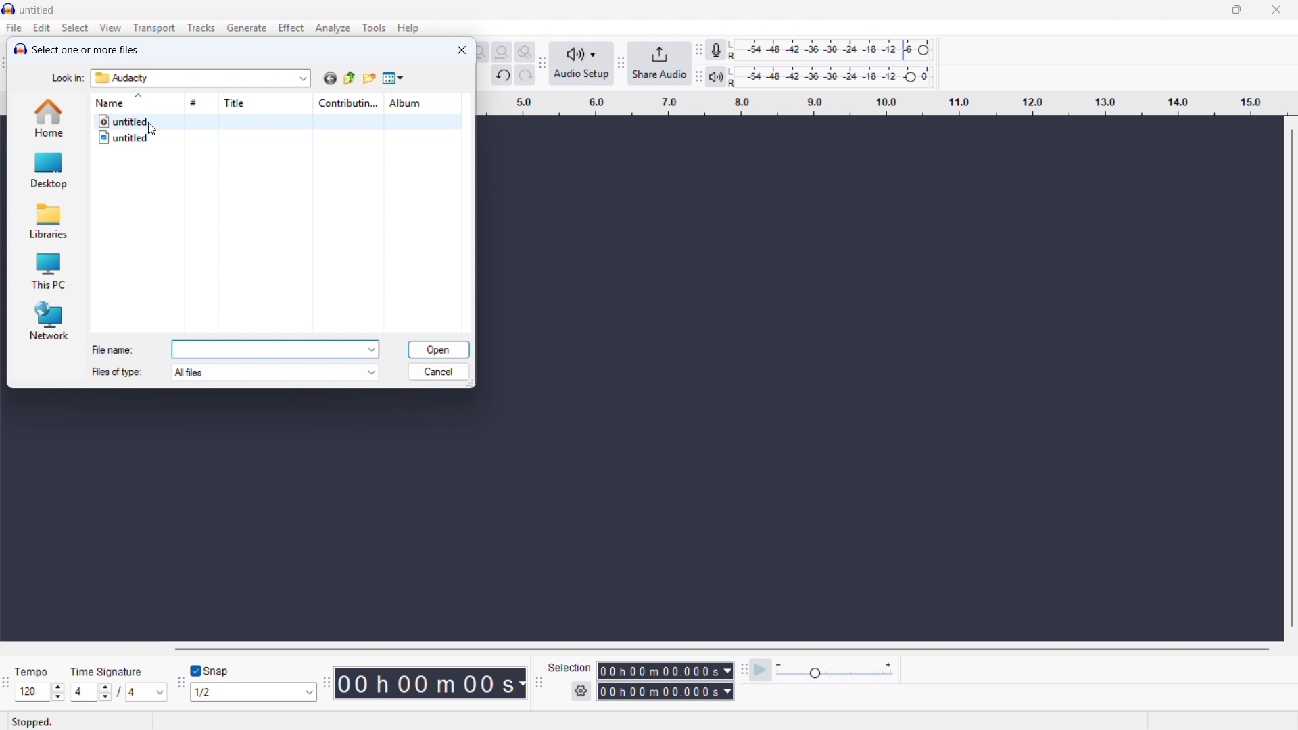 Image resolution: width=1298 pixels, height=730 pixels. Describe the element at coordinates (375, 27) in the screenshot. I see `Tools ` at that location.